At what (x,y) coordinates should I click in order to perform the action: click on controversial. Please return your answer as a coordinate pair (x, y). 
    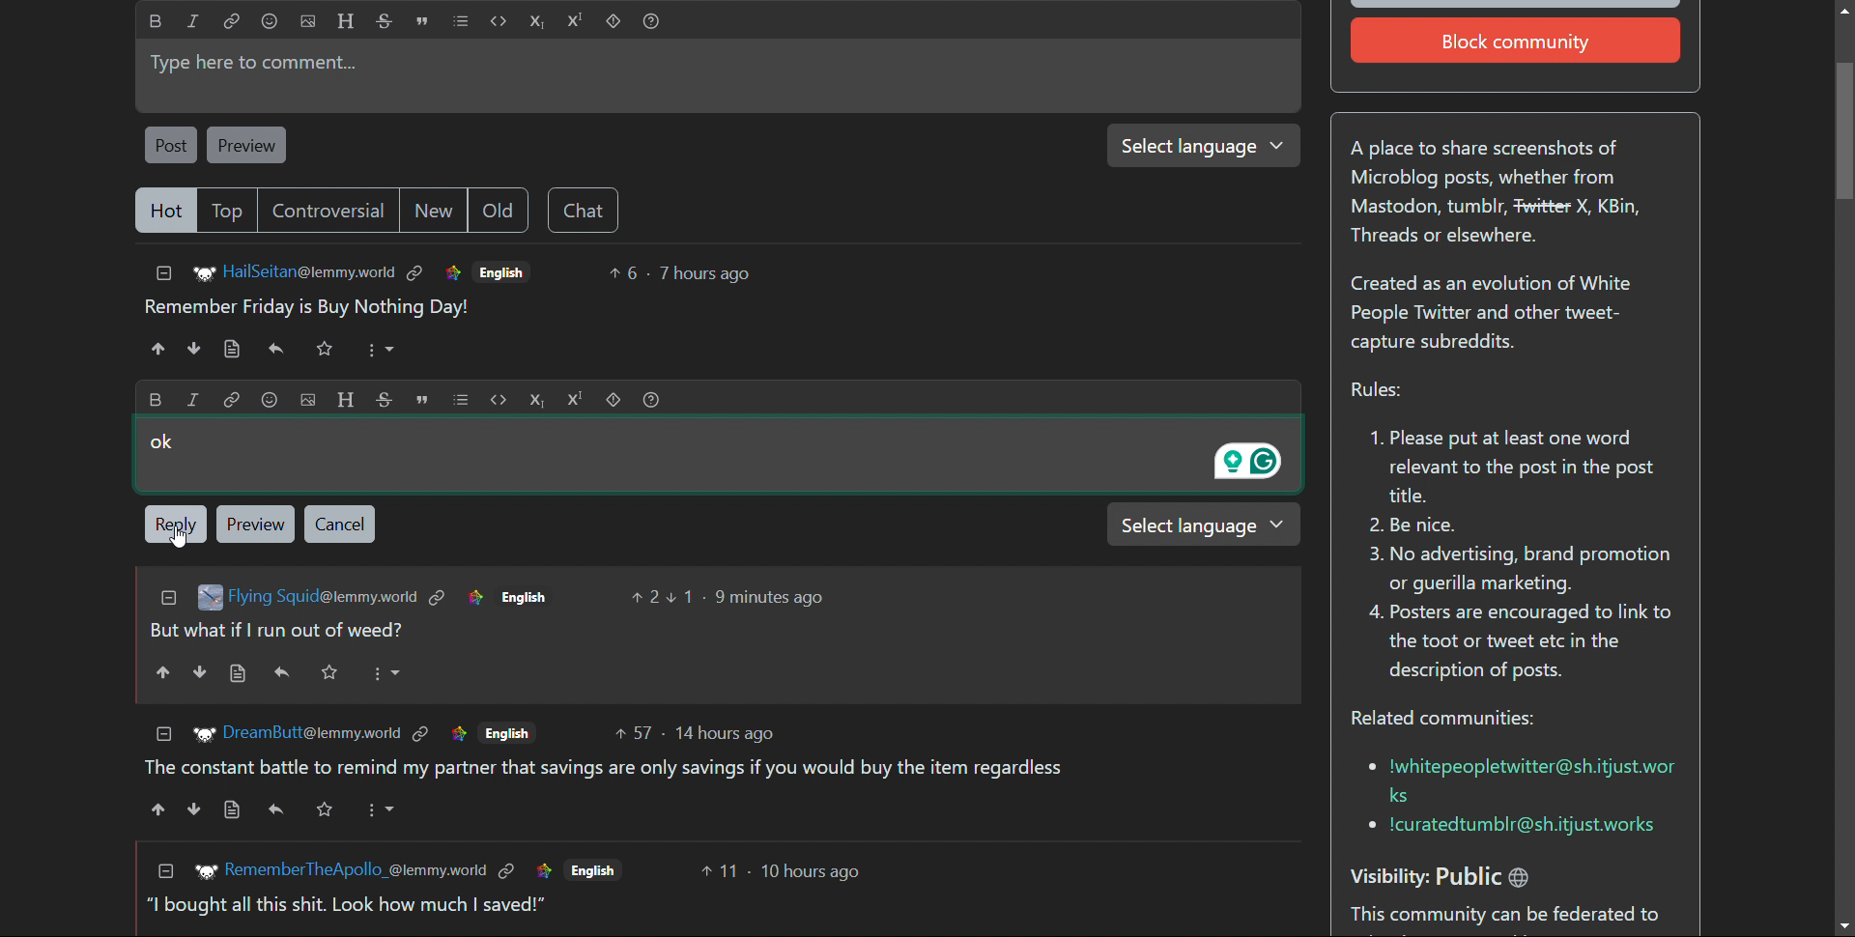
    Looking at the image, I should click on (330, 210).